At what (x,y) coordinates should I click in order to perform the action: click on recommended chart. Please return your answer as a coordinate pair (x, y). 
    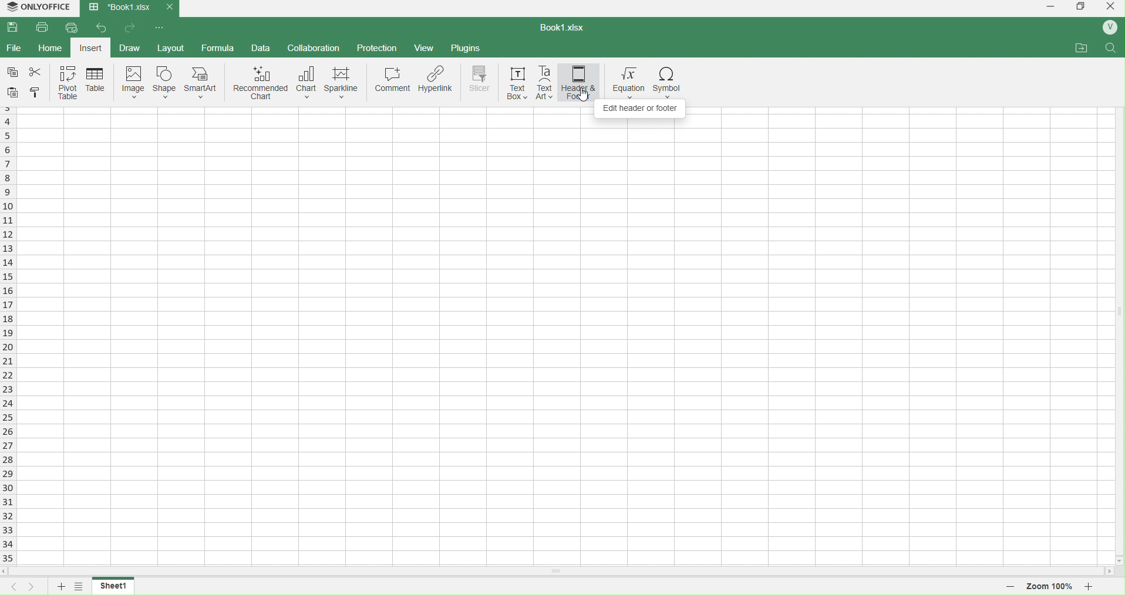
    Looking at the image, I should click on (260, 83).